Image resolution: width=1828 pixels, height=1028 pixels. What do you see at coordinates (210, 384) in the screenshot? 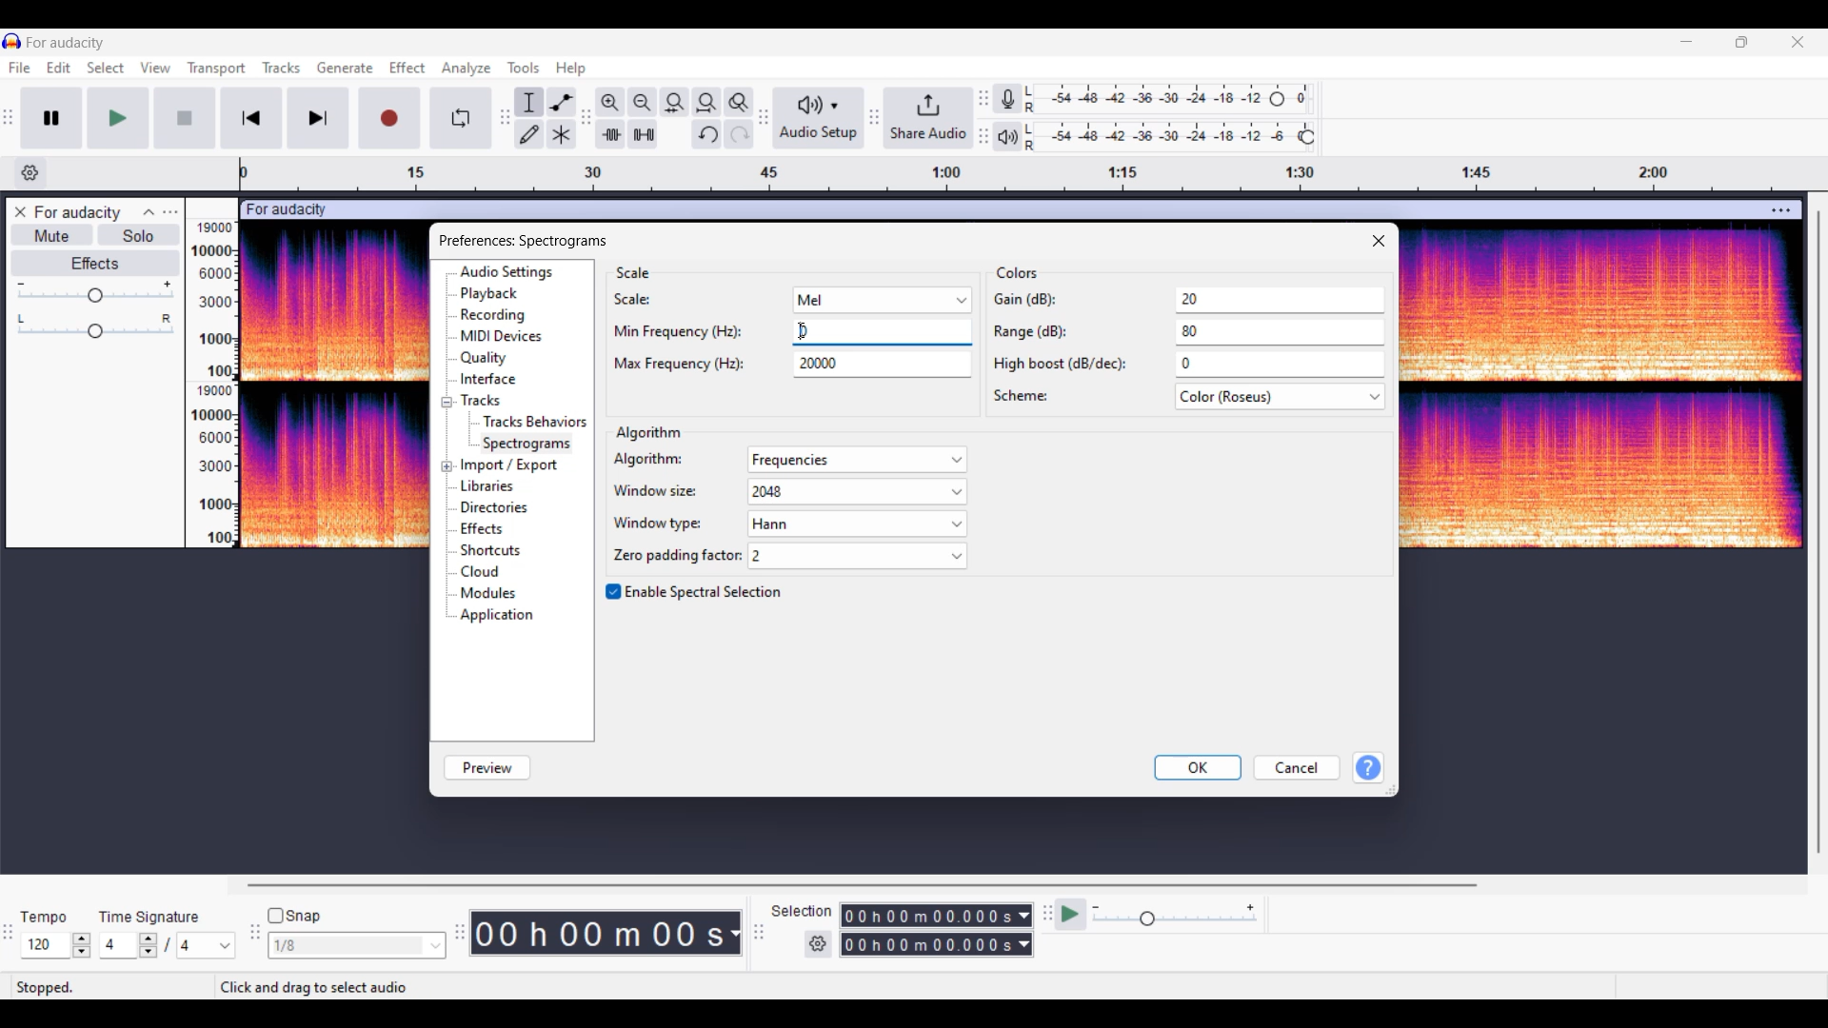
I see `Scale to measure intensity of track` at bounding box center [210, 384].